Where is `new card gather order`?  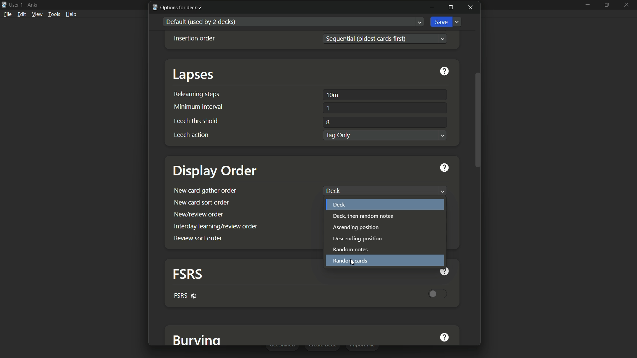
new card gather order is located at coordinates (205, 190).